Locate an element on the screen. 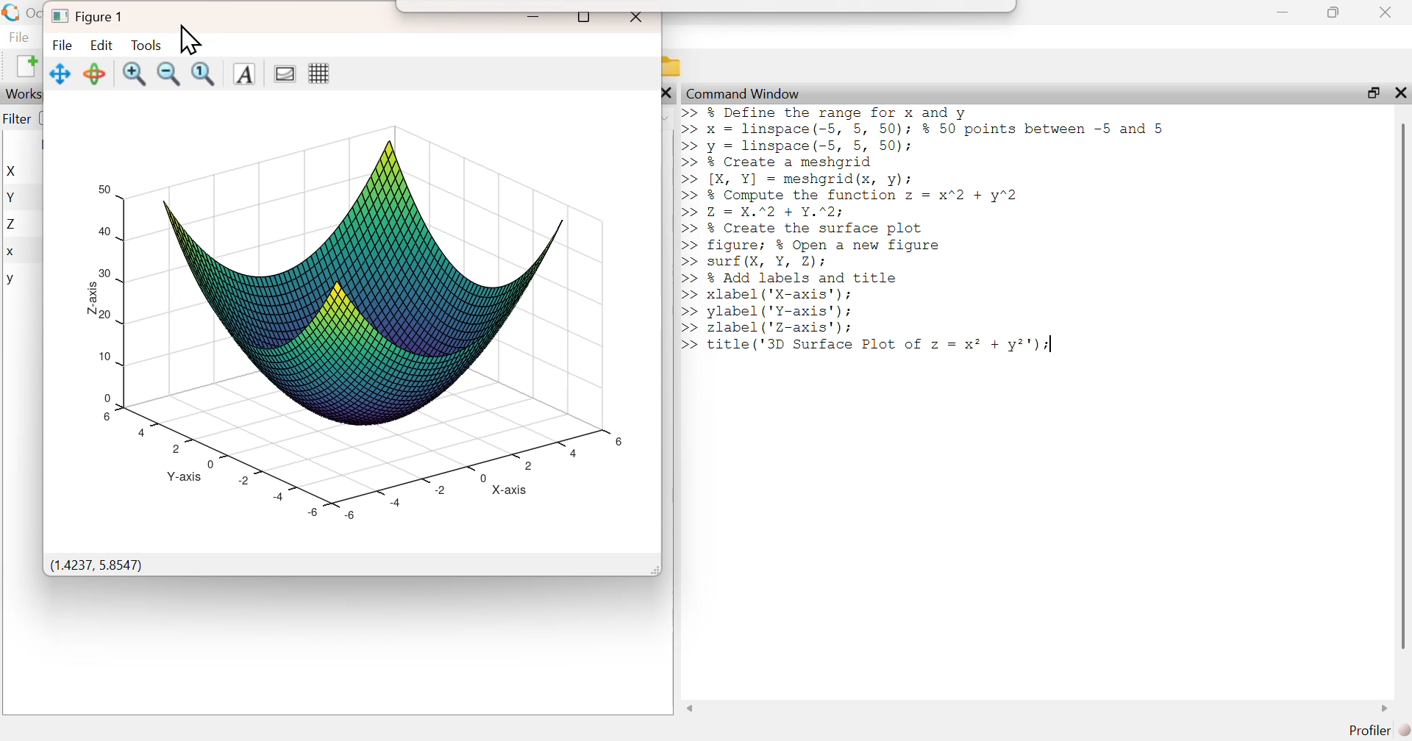 Image resolution: width=1412 pixels, height=741 pixels. Folder is located at coordinates (674, 67).